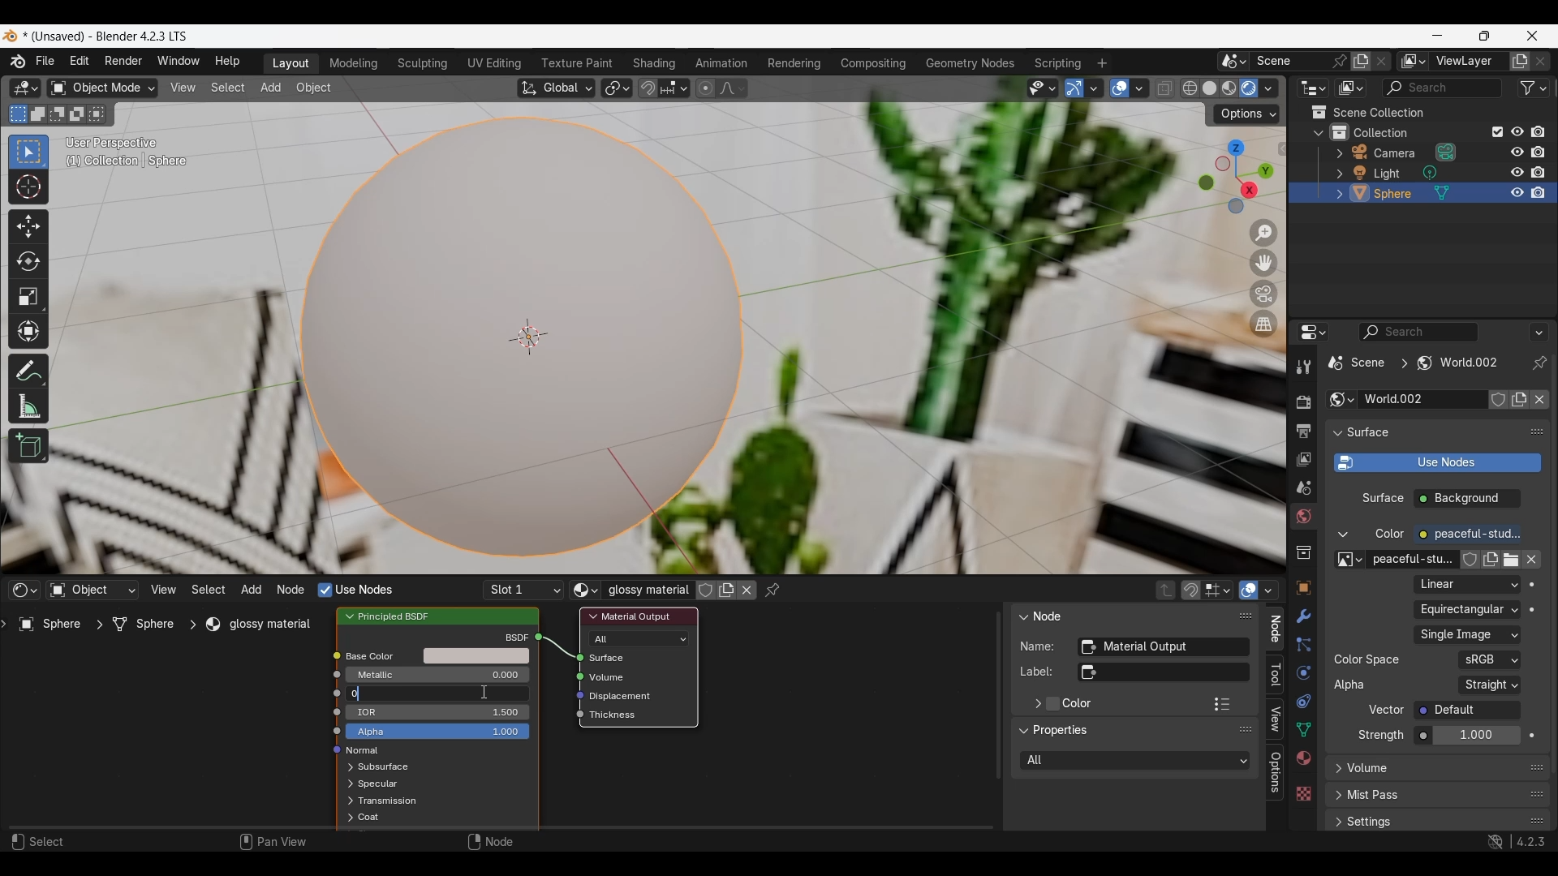 The image size is (1558, 876). Describe the element at coordinates (1263, 234) in the screenshot. I see `Zoom in/out` at that location.